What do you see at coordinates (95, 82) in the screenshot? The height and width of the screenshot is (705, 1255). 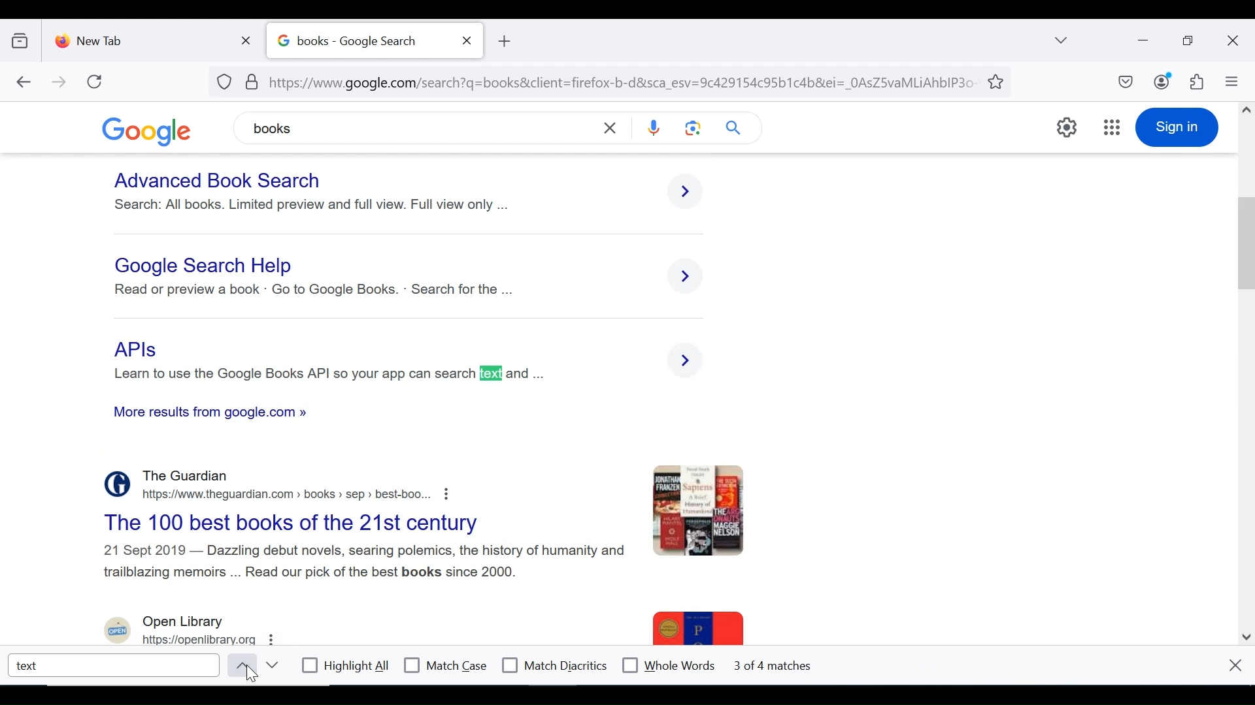 I see `refresh` at bounding box center [95, 82].